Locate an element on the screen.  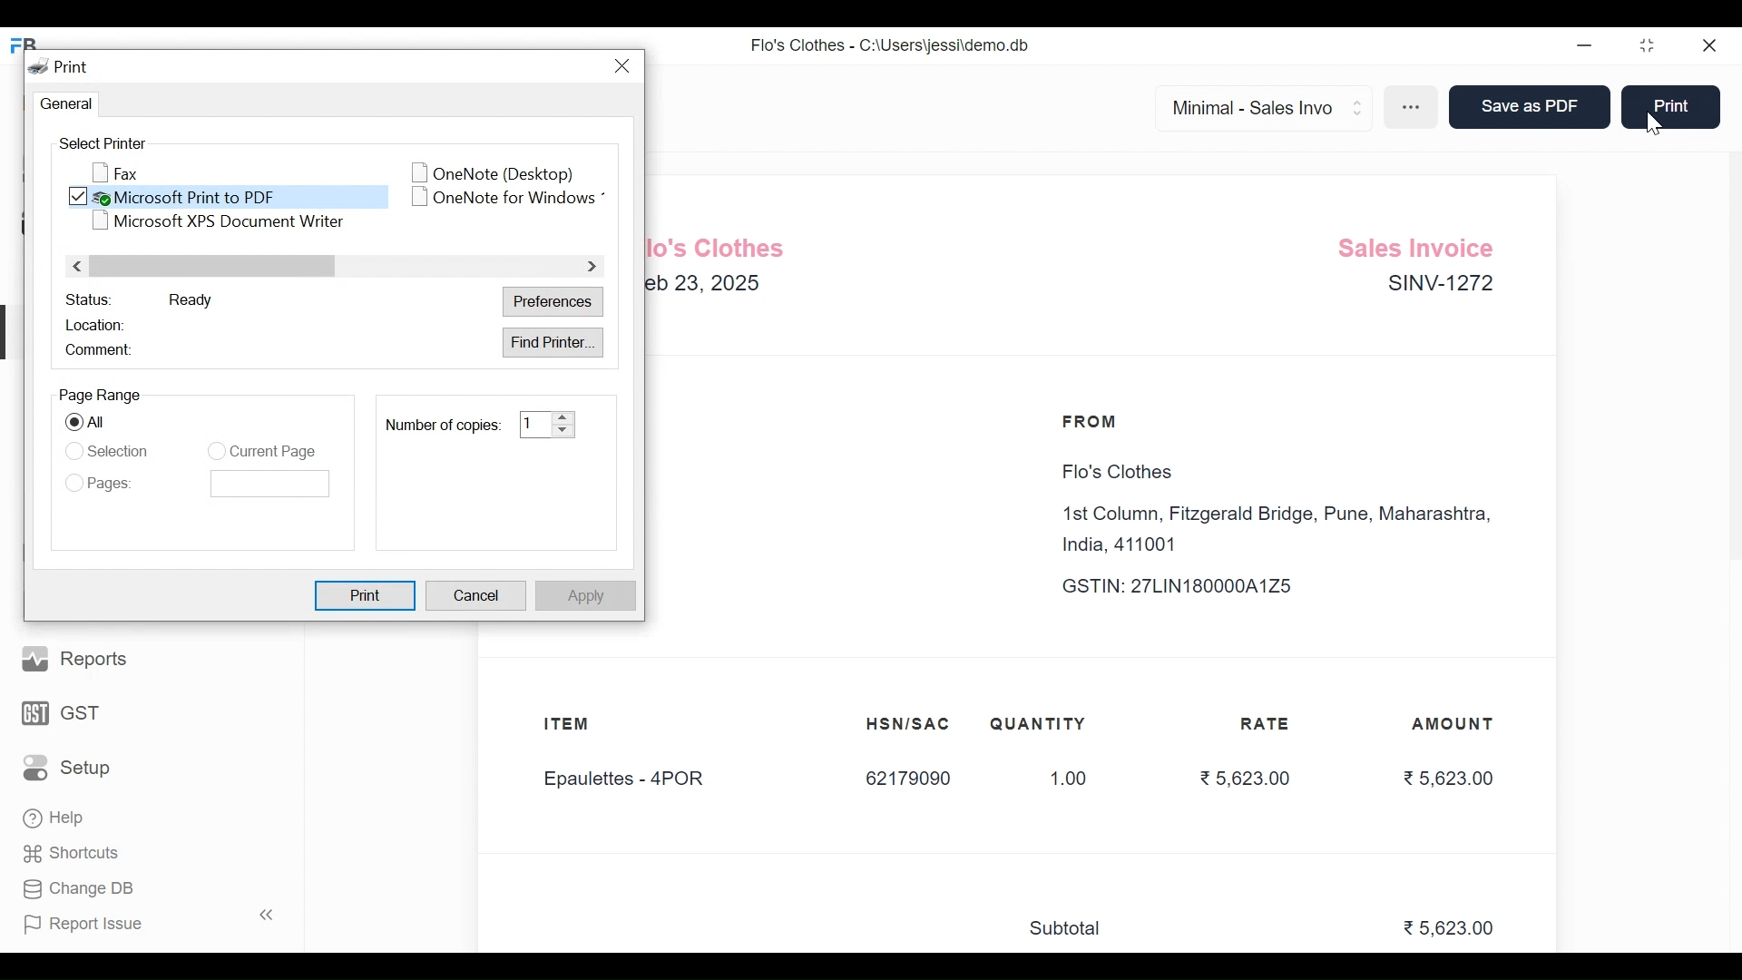
Print is located at coordinates (61, 66).